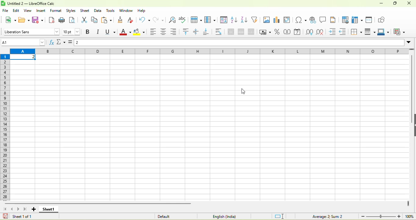 This screenshot has width=416, height=220. Describe the element at coordinates (142, 10) in the screenshot. I see `help` at that location.